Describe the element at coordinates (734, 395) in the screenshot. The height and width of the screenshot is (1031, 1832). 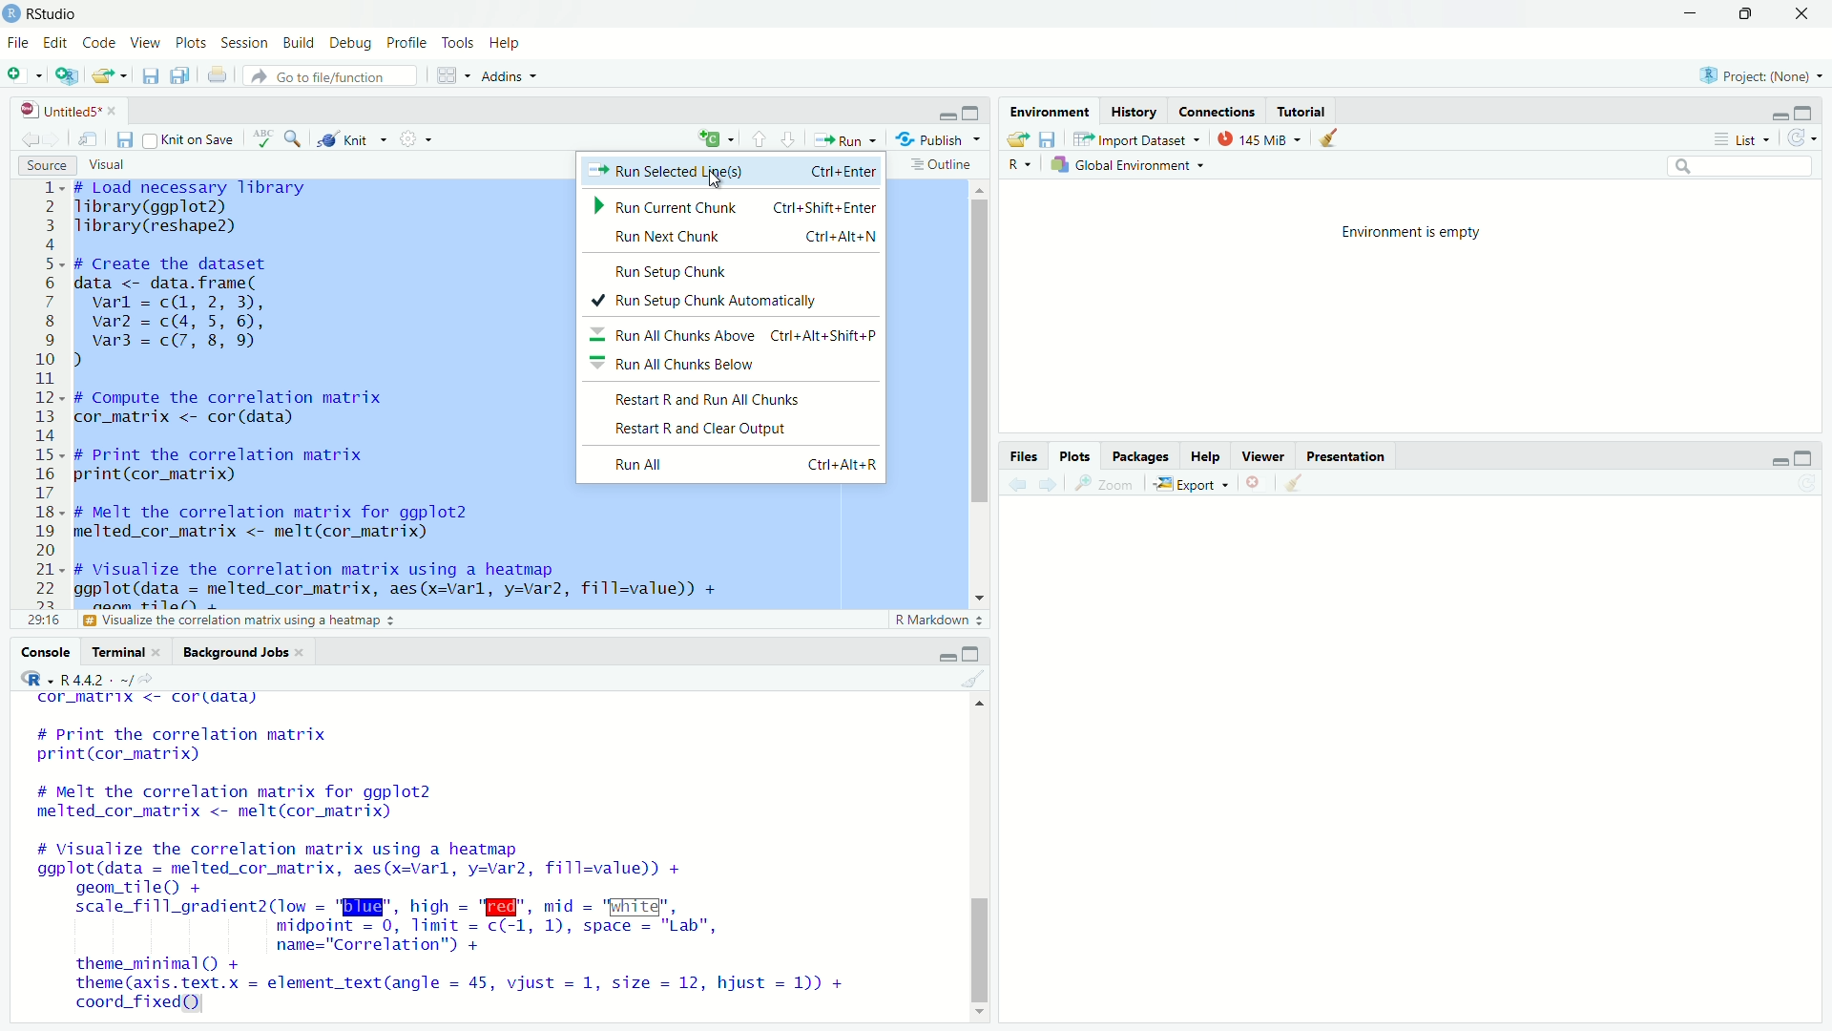
I see `restart R and run all chunks` at that location.